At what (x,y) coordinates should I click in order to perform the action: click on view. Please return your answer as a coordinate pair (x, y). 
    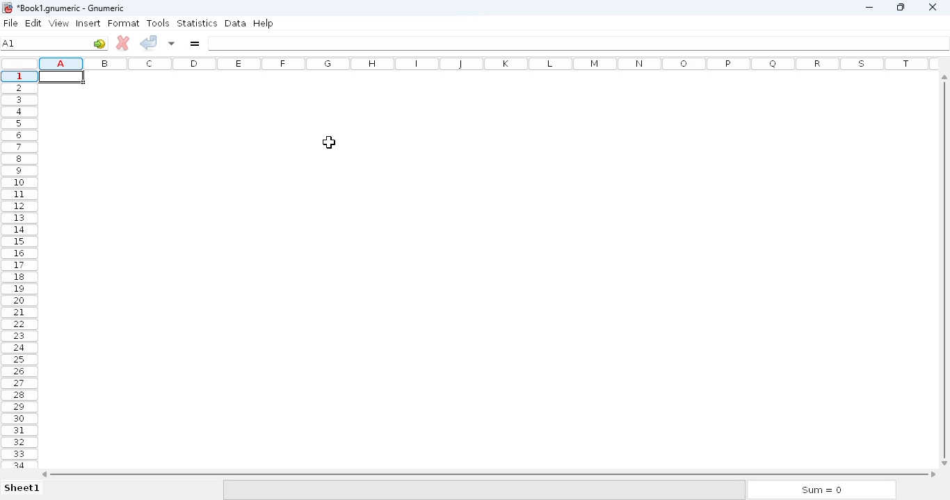
    Looking at the image, I should click on (58, 23).